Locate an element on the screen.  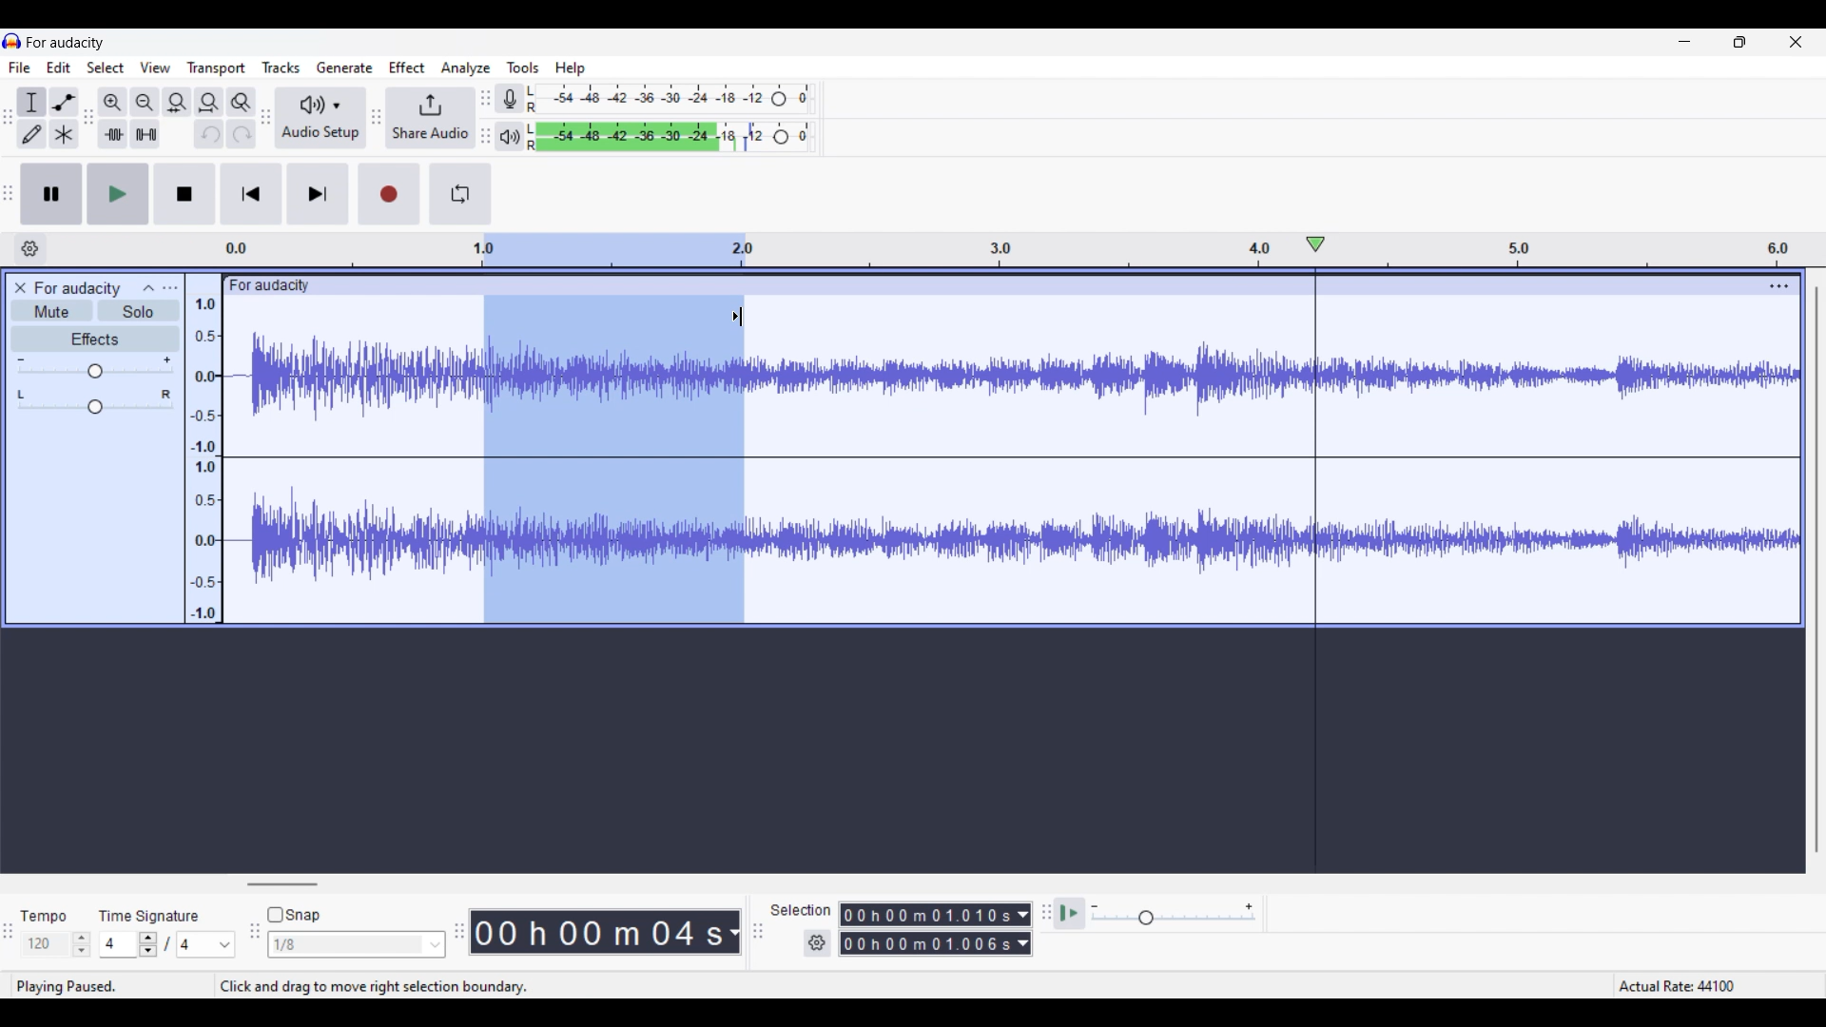
Fit track to width is located at coordinates (209, 103).